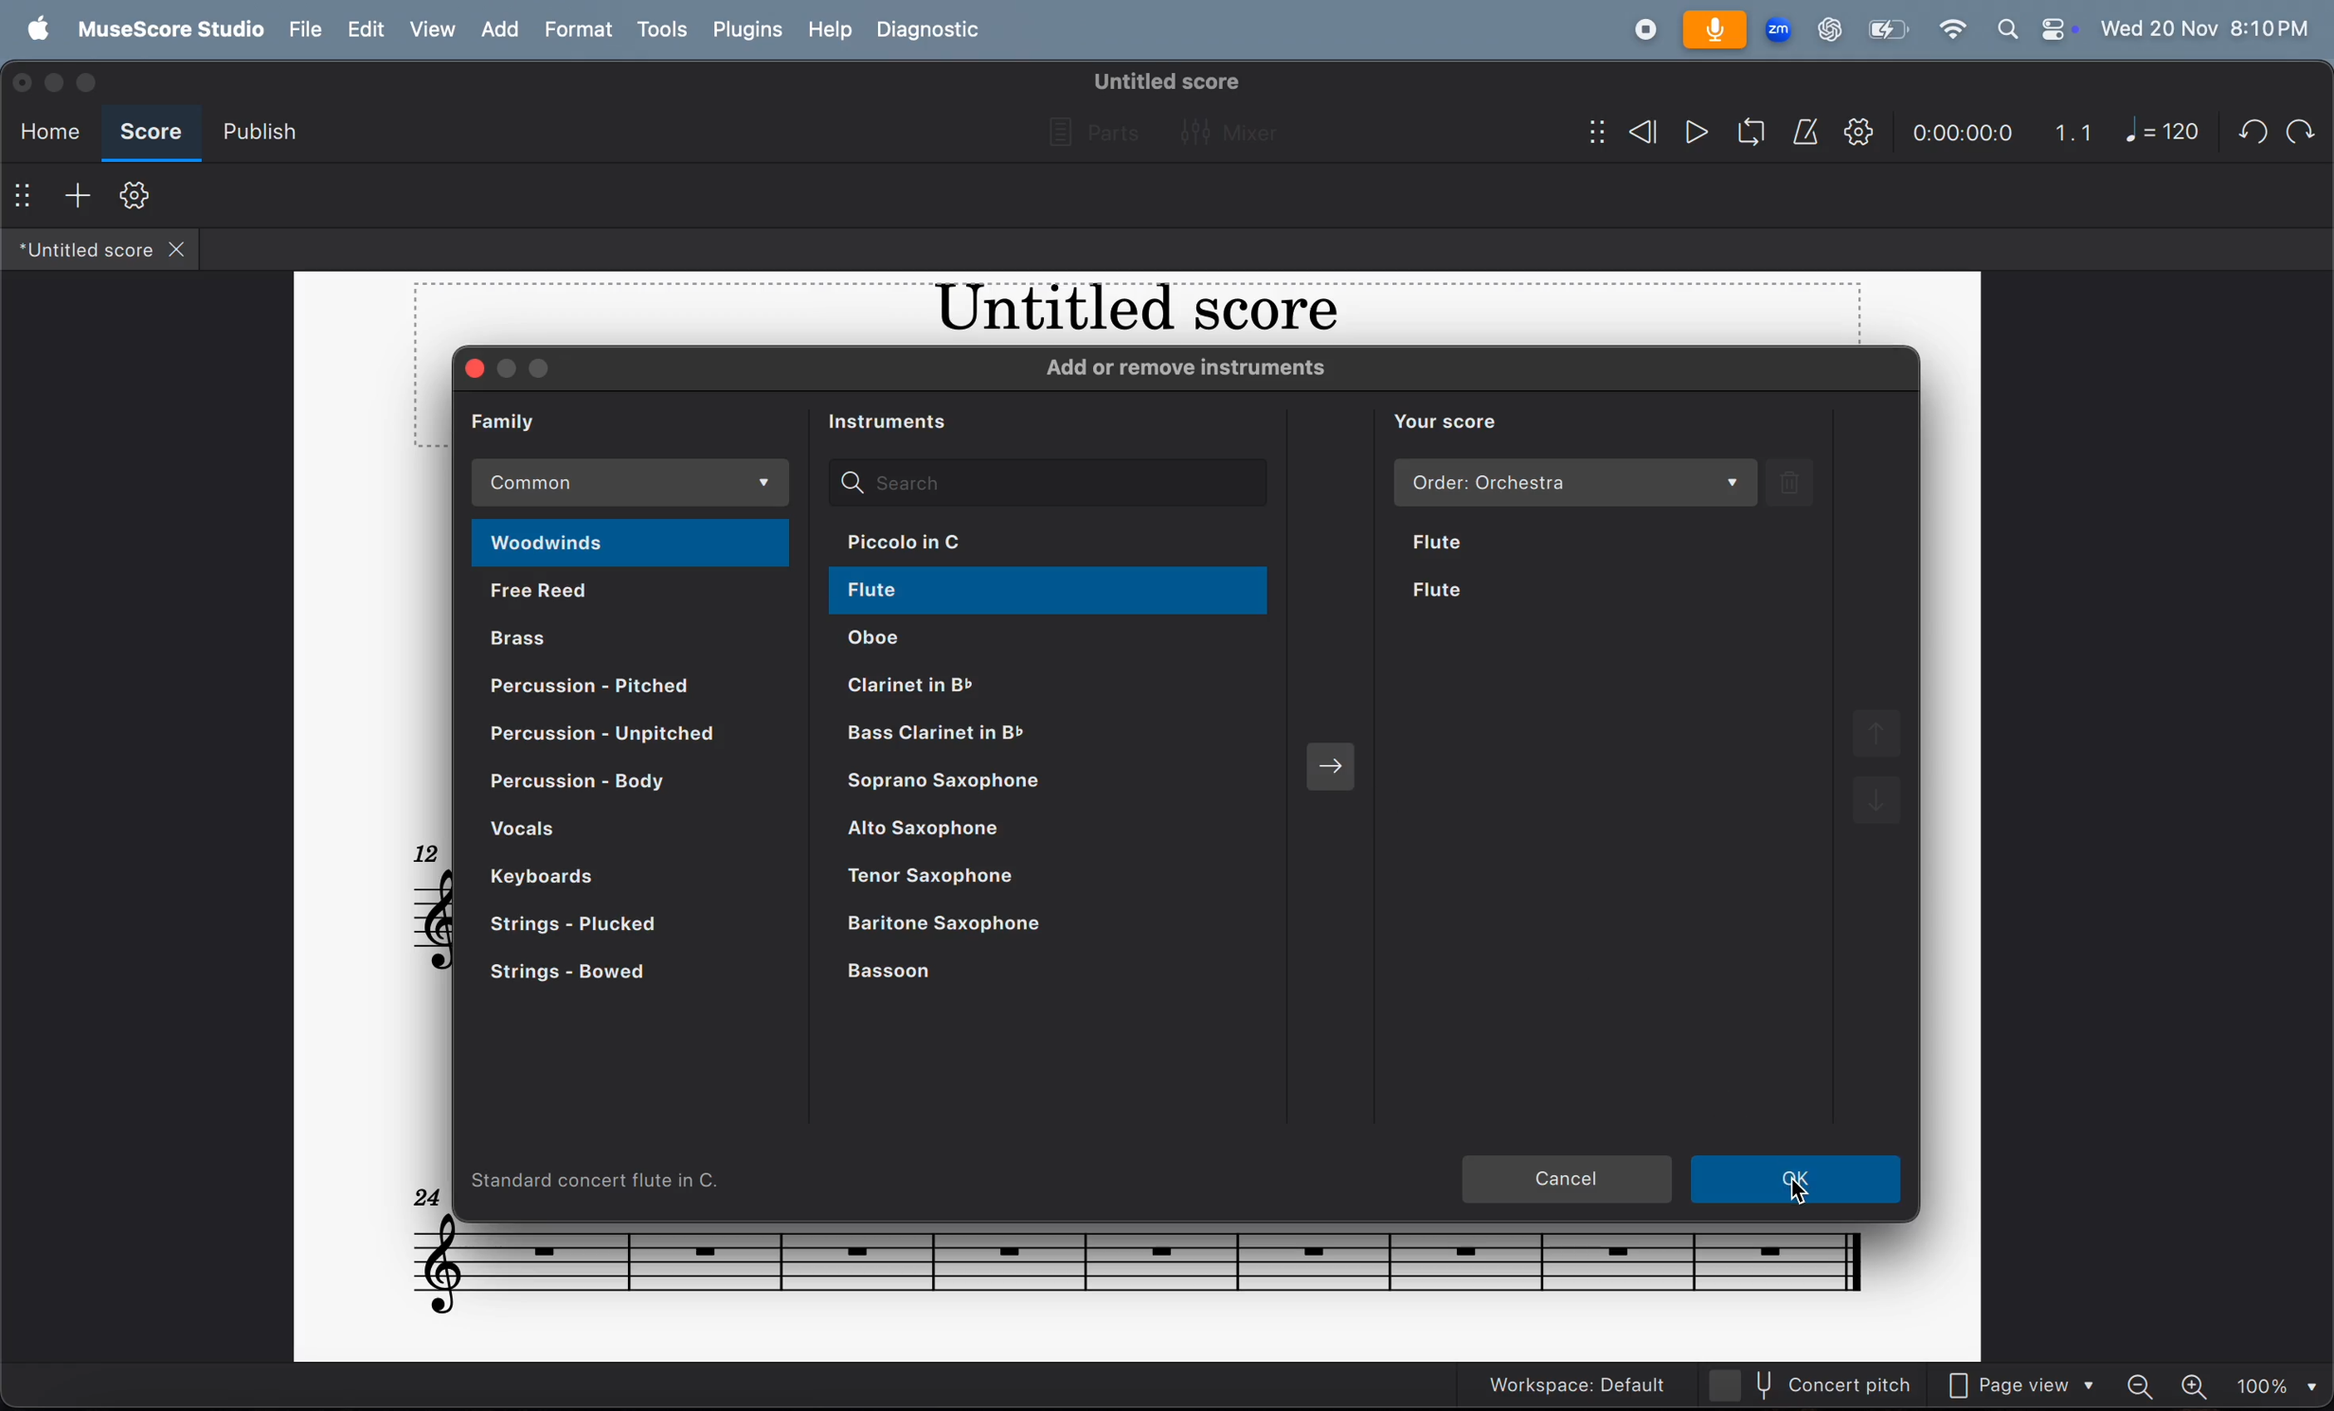 This screenshot has height=1411, width=2334. Describe the element at coordinates (1042, 879) in the screenshot. I see `tenor saxophone` at that location.